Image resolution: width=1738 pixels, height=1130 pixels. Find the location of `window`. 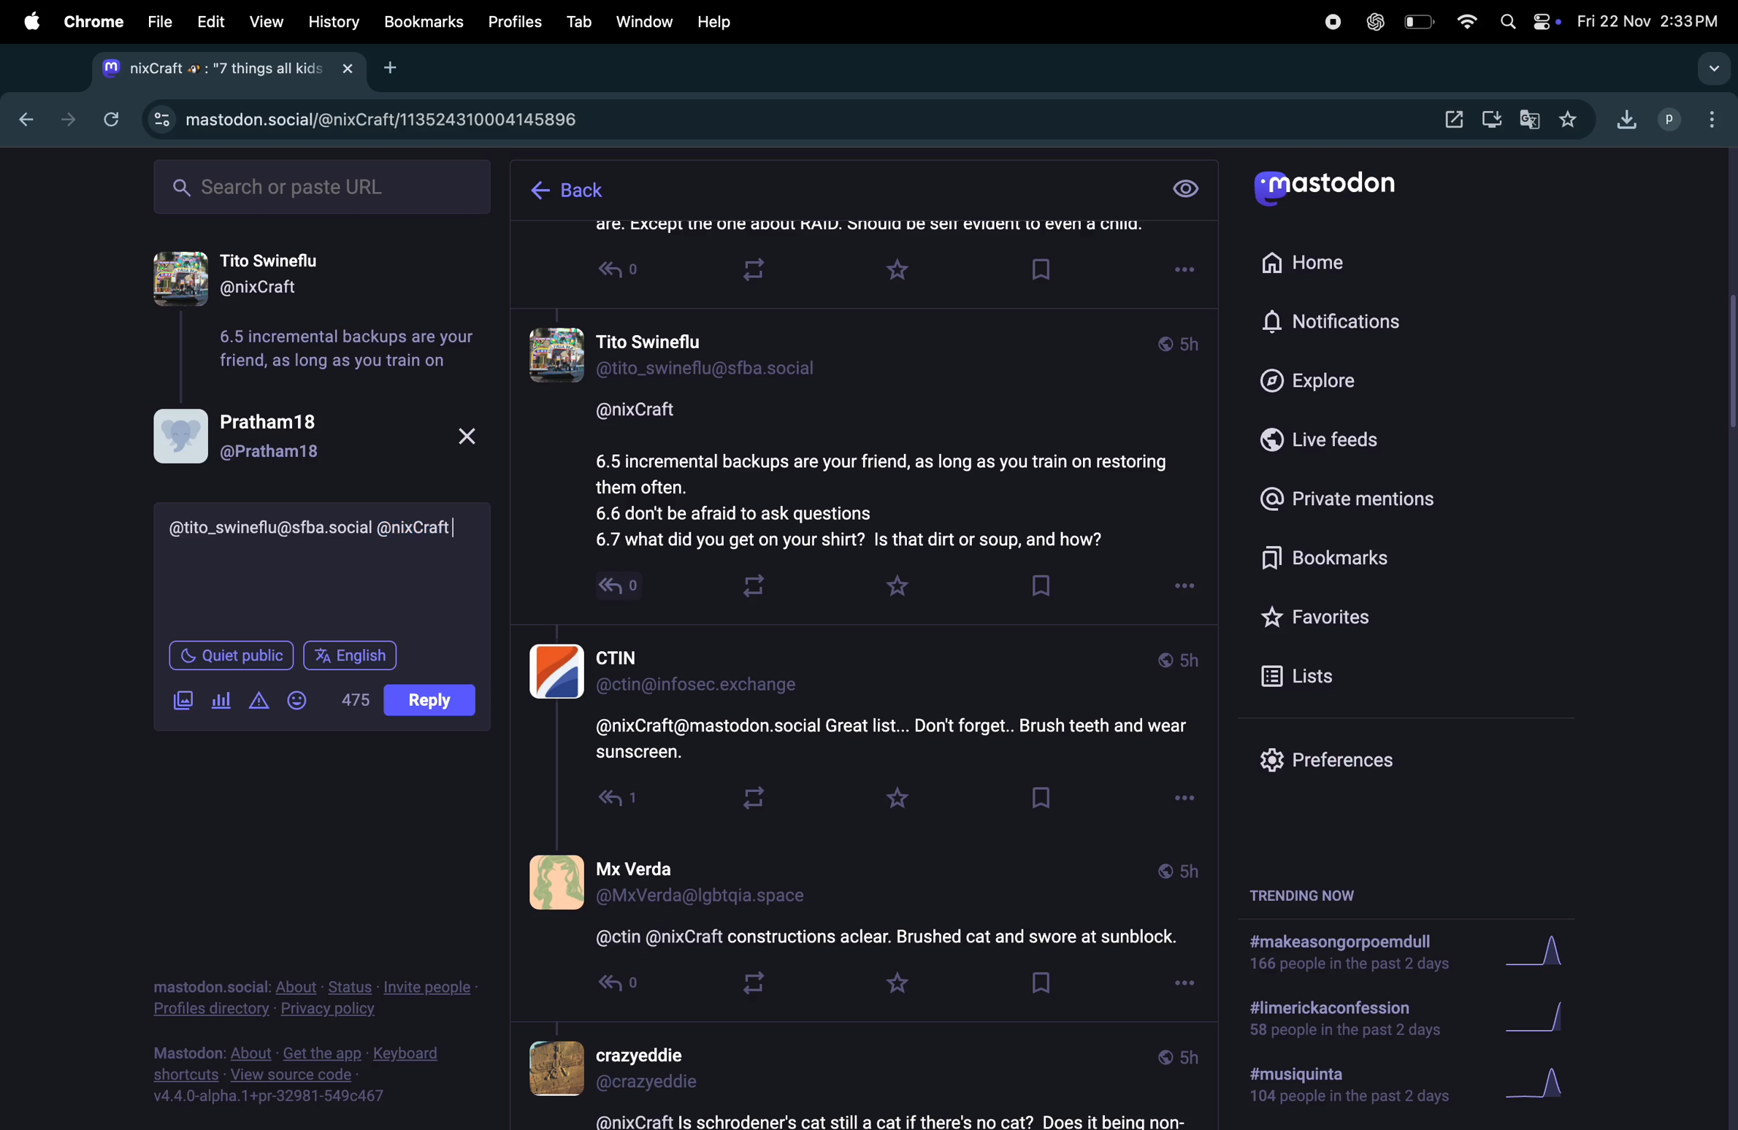

window is located at coordinates (646, 18).